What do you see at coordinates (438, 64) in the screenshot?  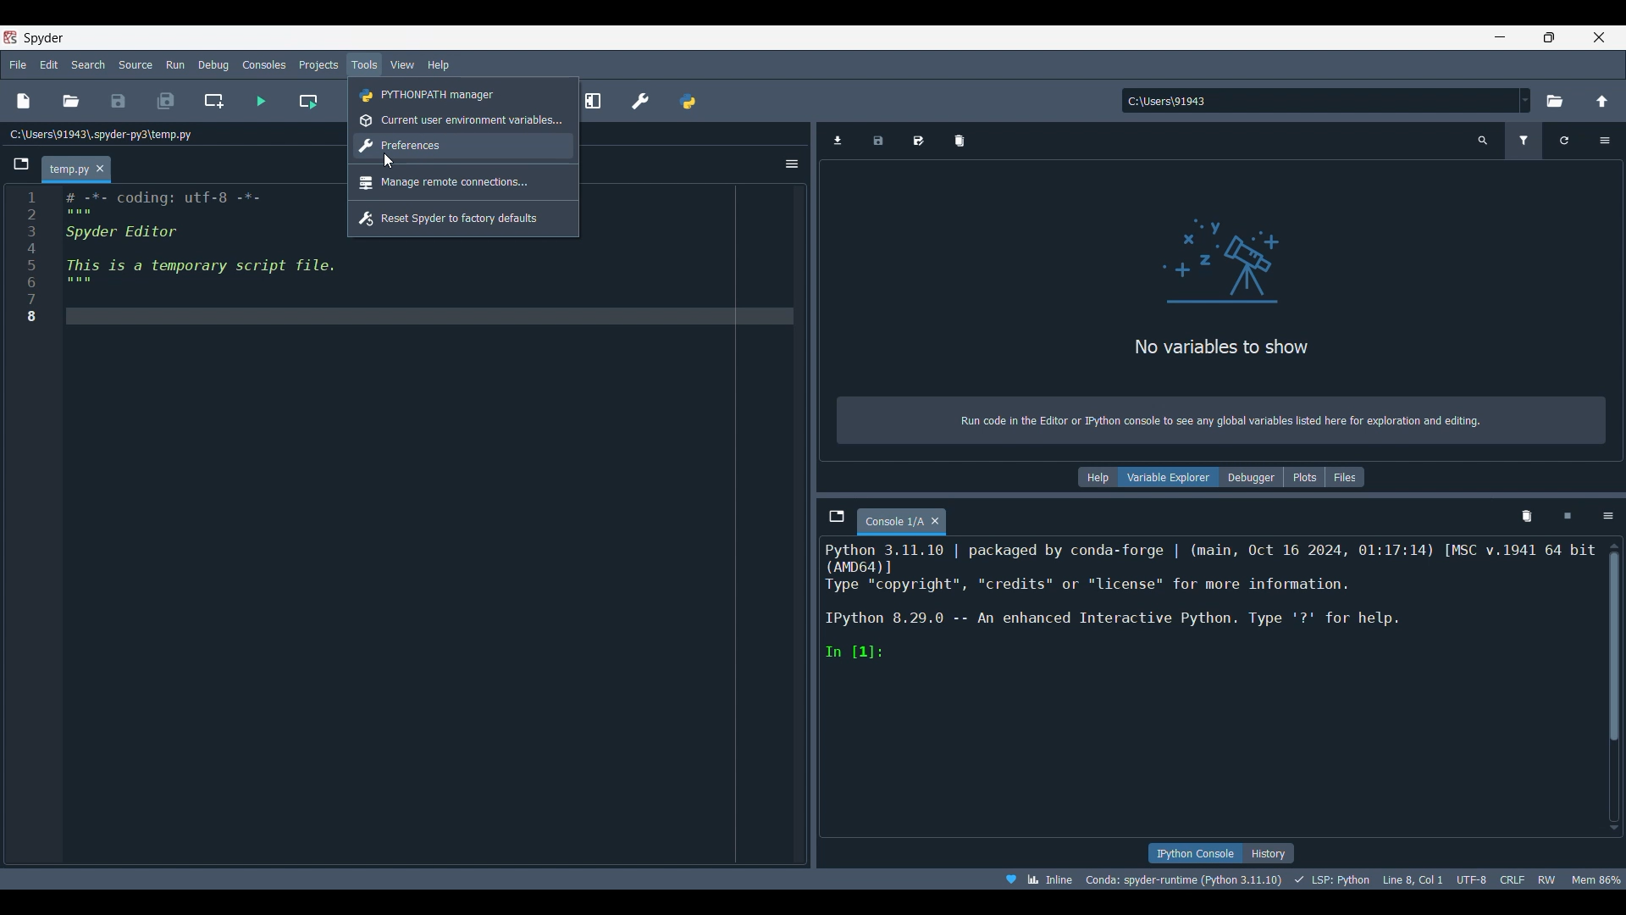 I see `Help menu` at bounding box center [438, 64].